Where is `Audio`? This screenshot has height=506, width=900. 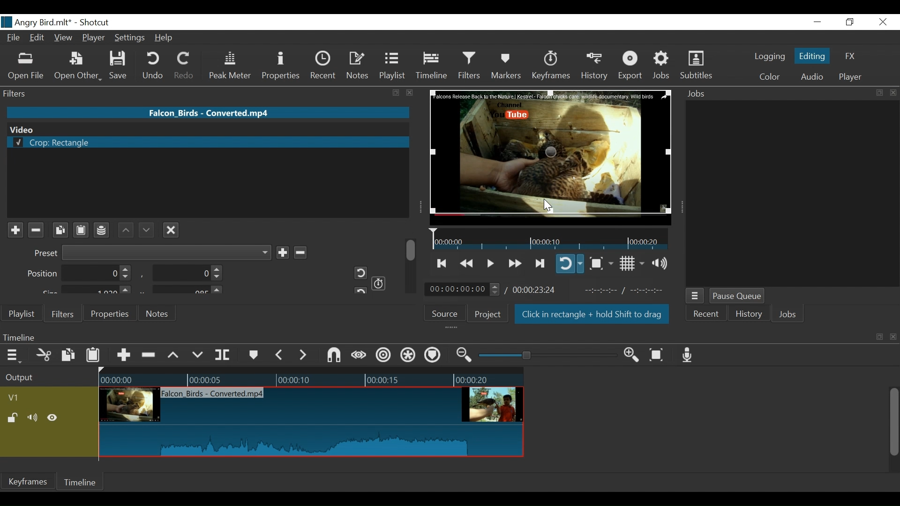 Audio is located at coordinates (811, 78).